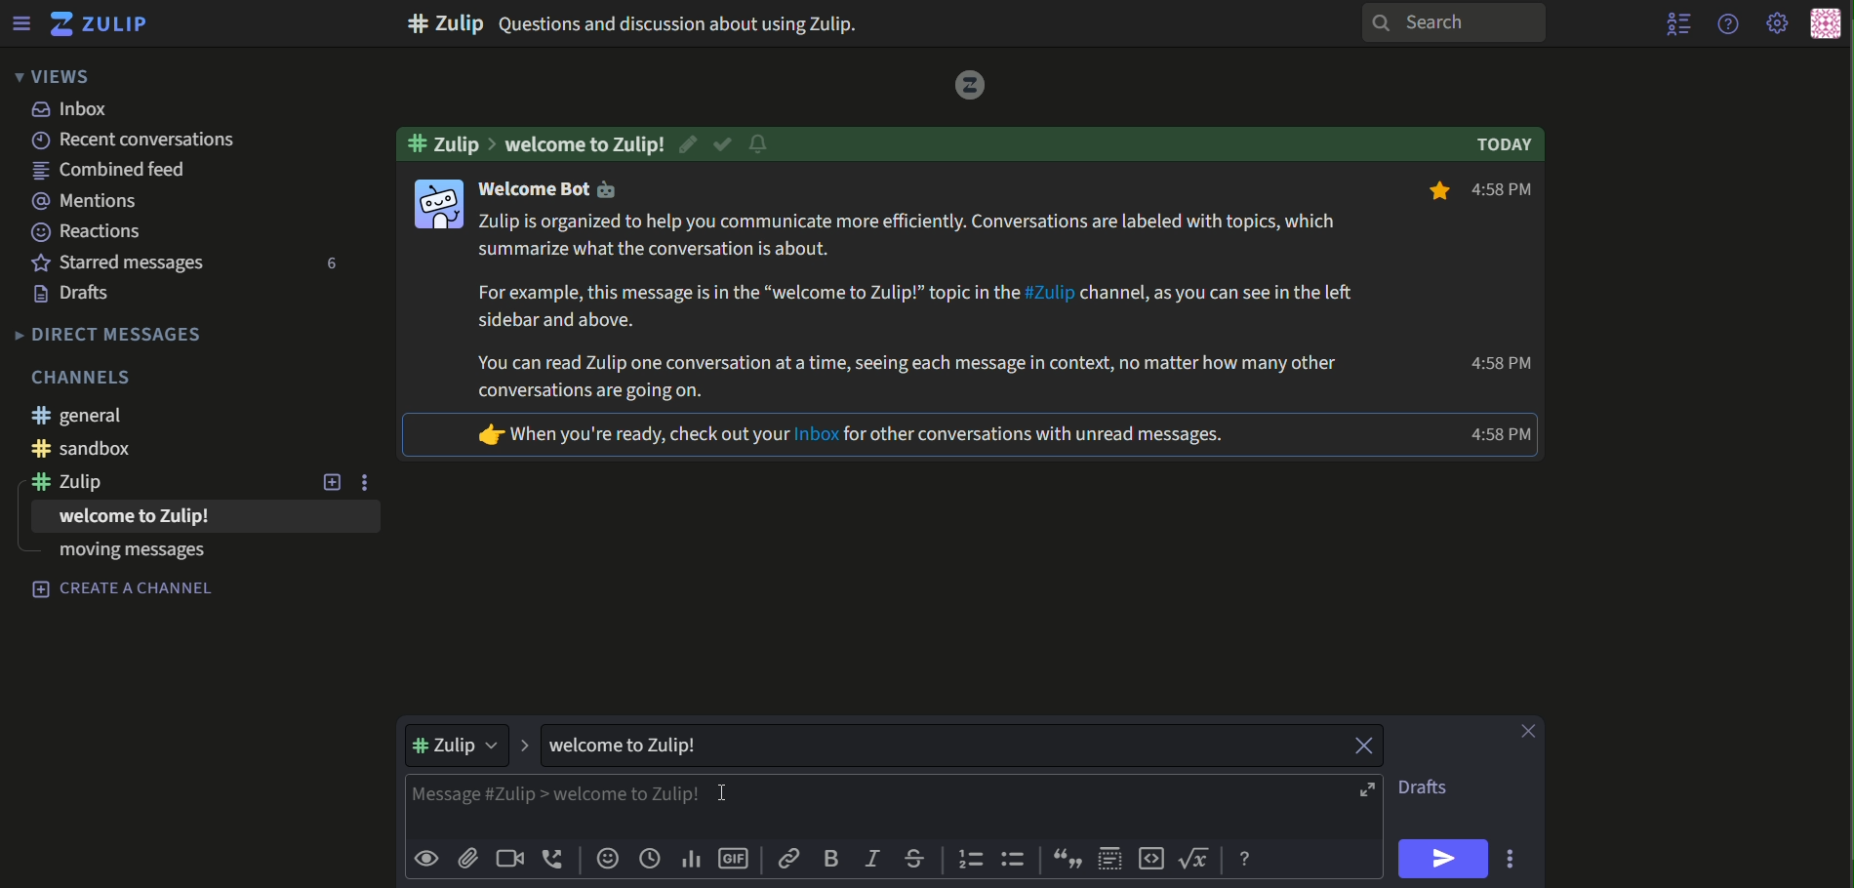  What do you see at coordinates (735, 861) in the screenshot?
I see `add gif` at bounding box center [735, 861].